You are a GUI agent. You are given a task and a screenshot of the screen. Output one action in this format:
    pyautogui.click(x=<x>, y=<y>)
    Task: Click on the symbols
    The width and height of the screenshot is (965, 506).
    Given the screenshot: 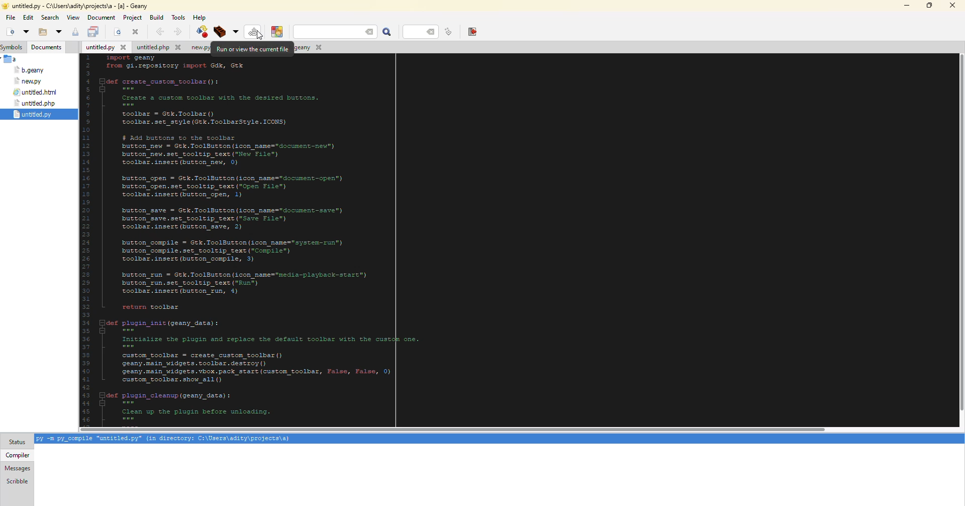 What is the action you would take?
    pyautogui.click(x=12, y=48)
    